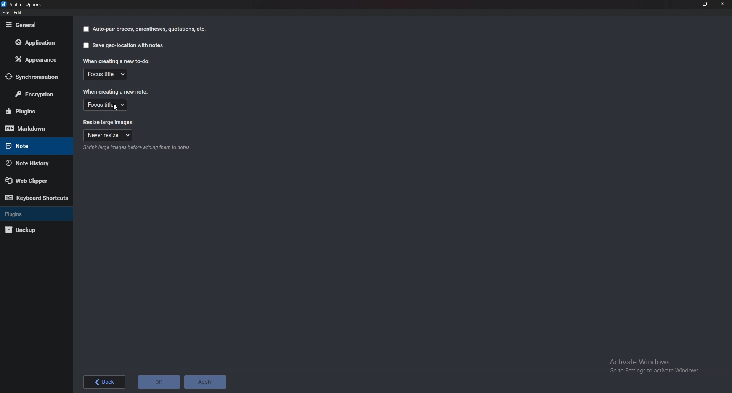  Describe the element at coordinates (108, 136) in the screenshot. I see `Never resize` at that location.